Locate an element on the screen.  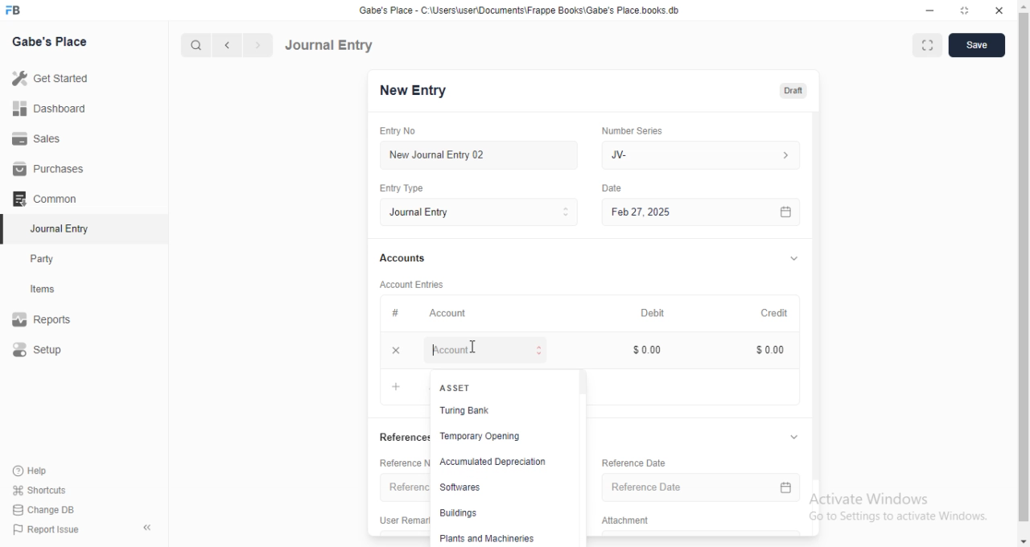
# is located at coordinates (402, 312).